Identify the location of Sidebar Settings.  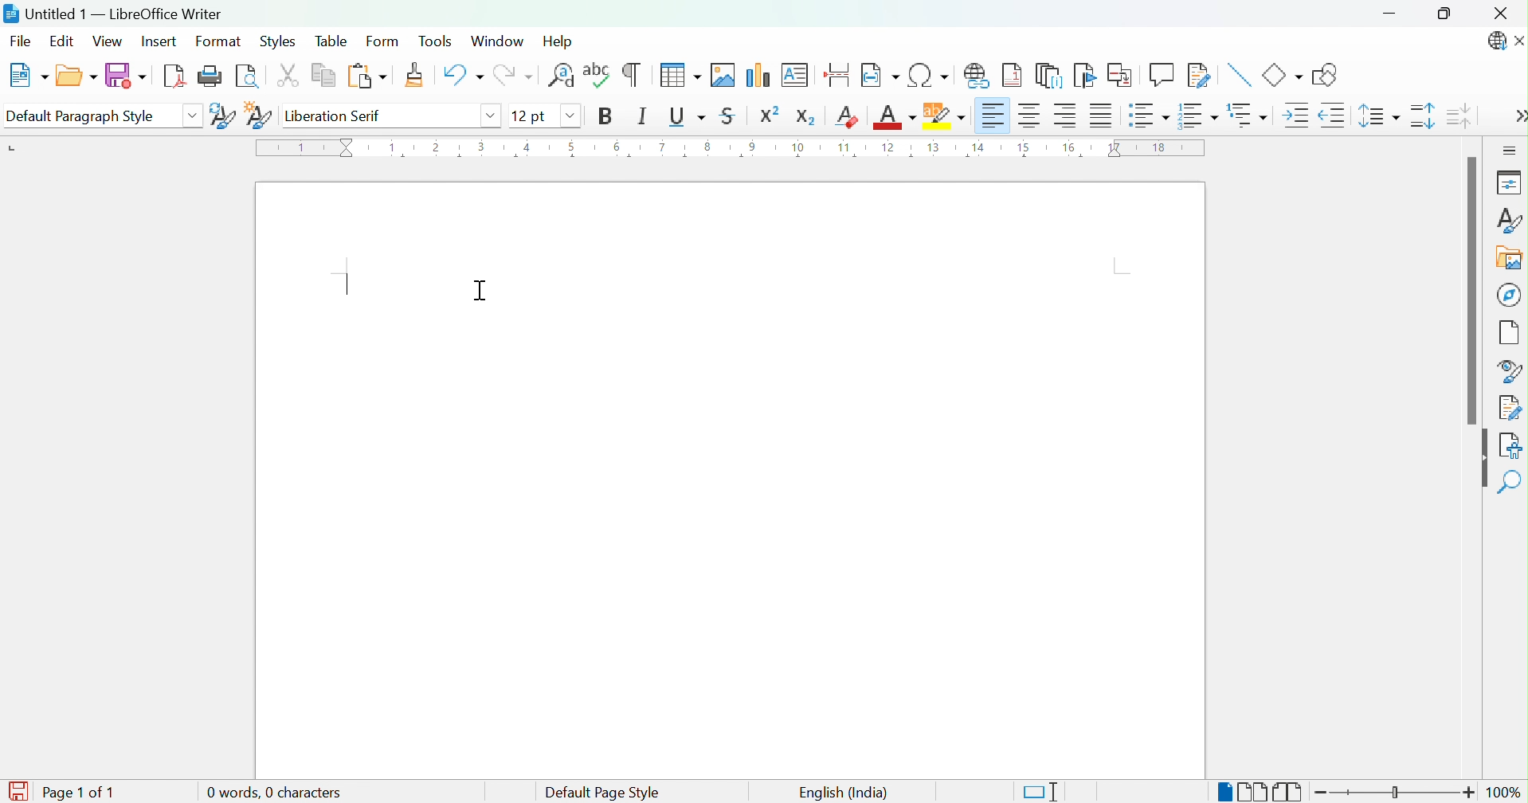
(1510, 150).